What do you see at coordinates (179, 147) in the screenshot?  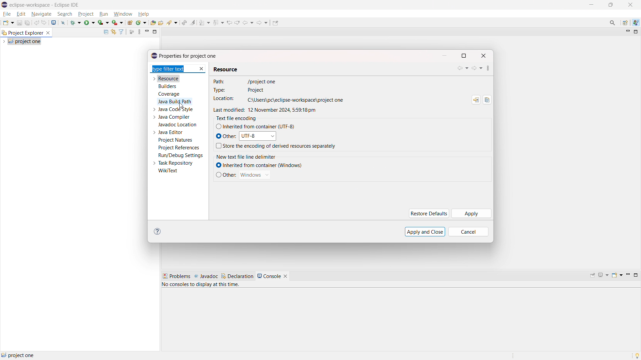 I see `project references` at bounding box center [179, 147].